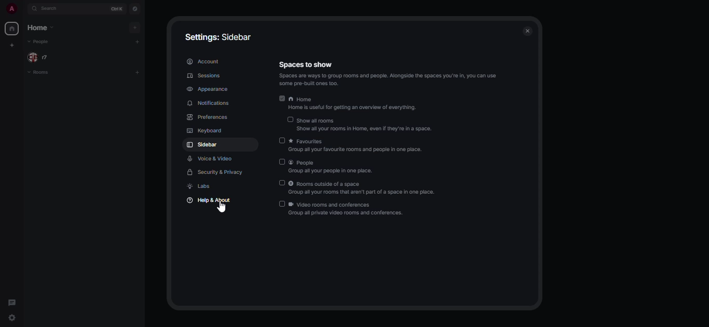 The image size is (709, 327). Describe the element at coordinates (43, 73) in the screenshot. I see `rooms` at that location.